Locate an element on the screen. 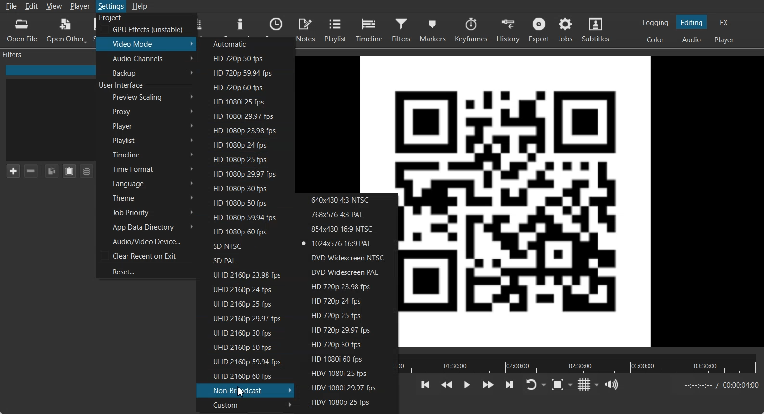  Open File is located at coordinates (23, 30).